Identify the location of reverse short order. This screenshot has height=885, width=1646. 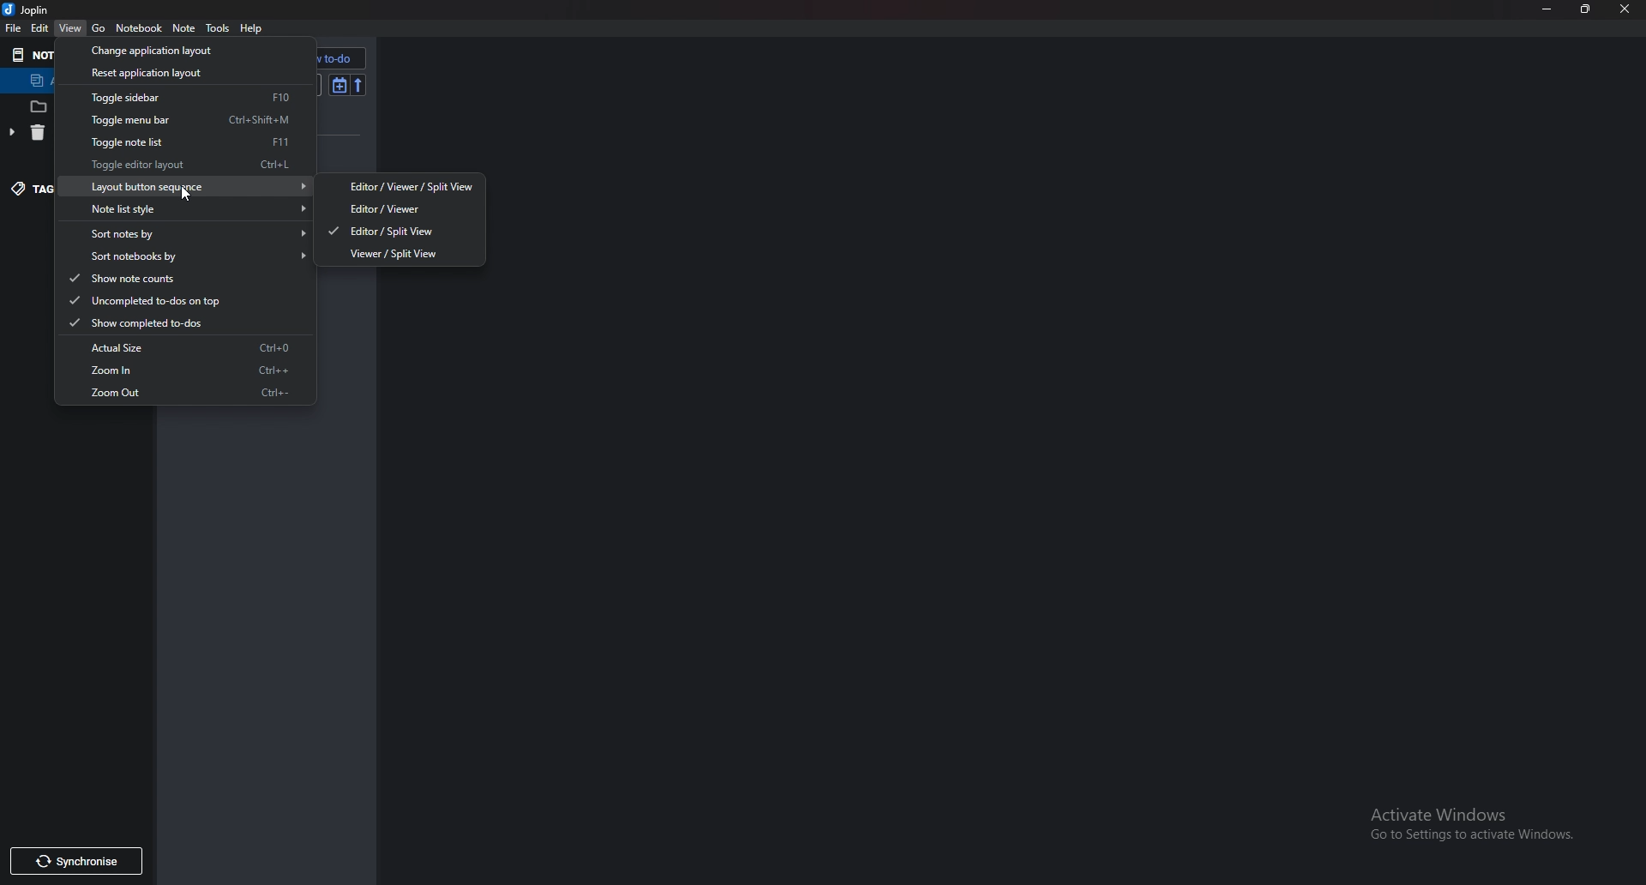
(359, 86).